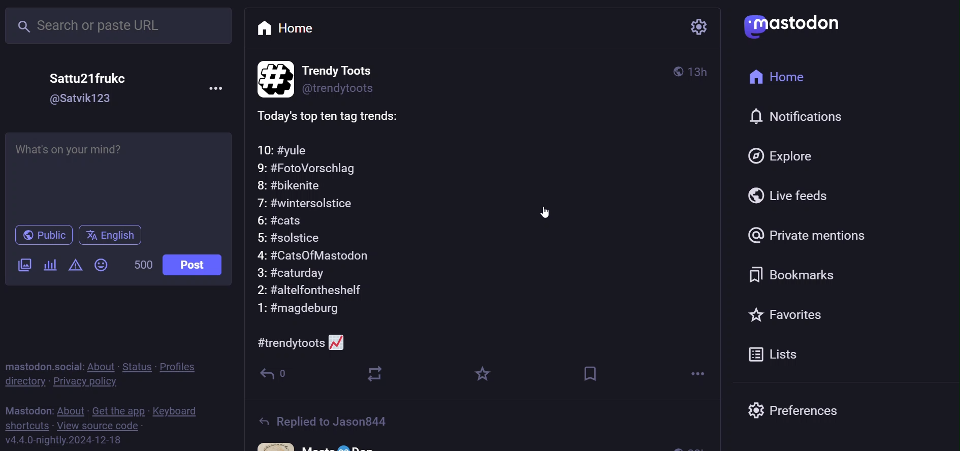  Describe the element at coordinates (787, 156) in the screenshot. I see `explore` at that location.